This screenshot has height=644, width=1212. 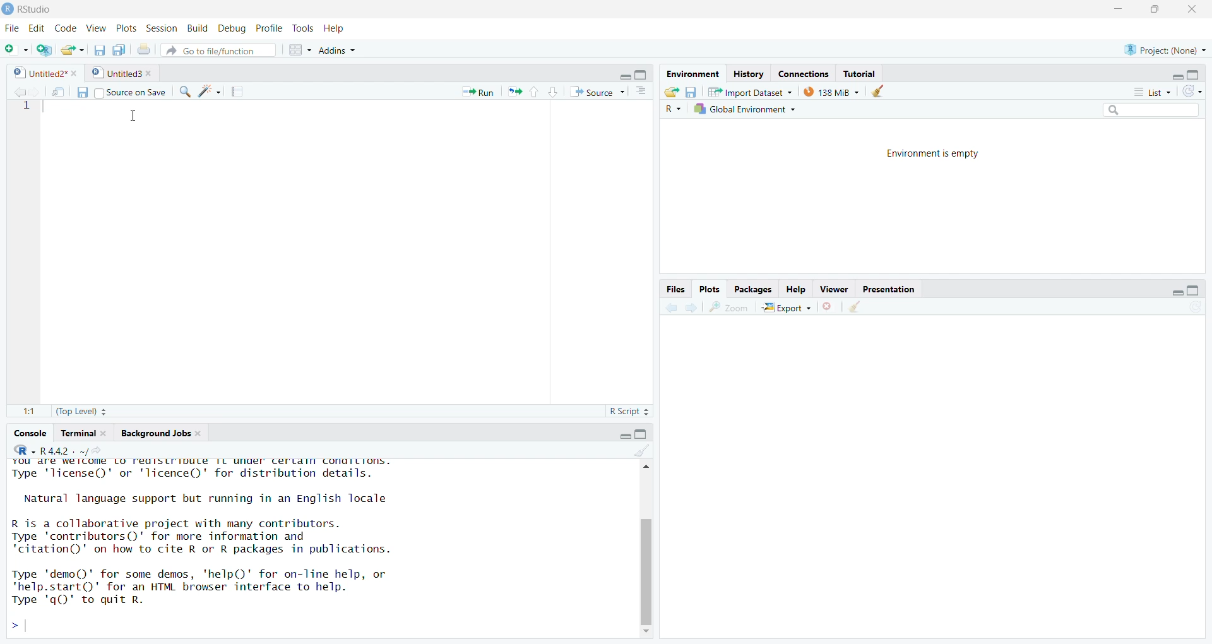 I want to click on compile project, so click(x=242, y=91).